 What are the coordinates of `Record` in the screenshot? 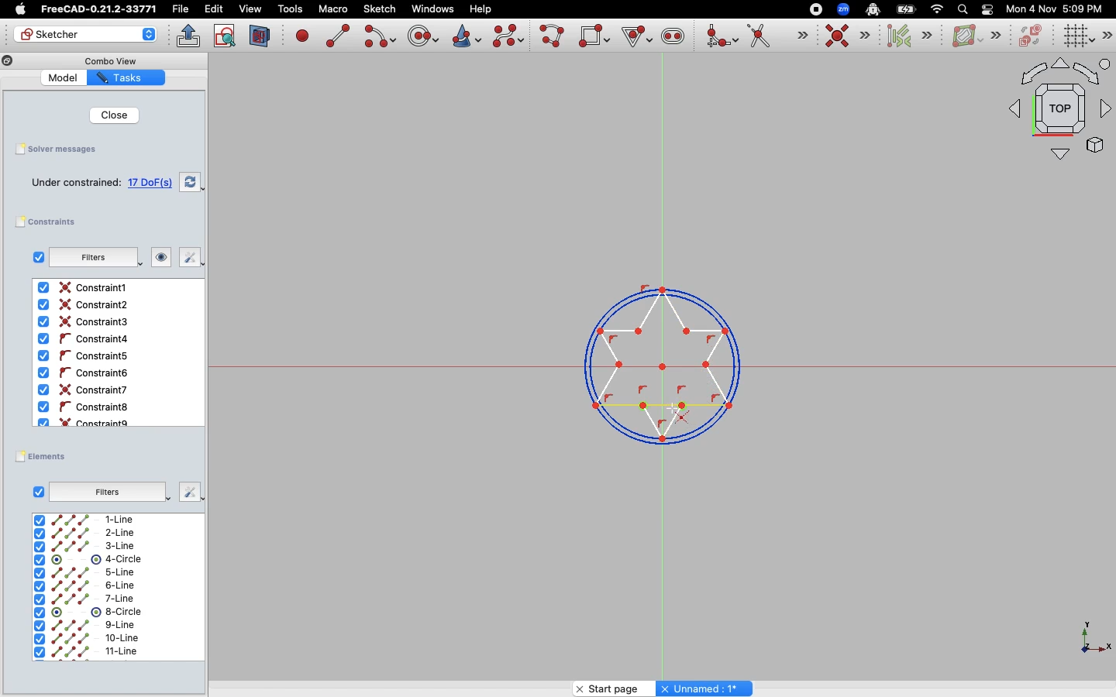 It's located at (812, 9).